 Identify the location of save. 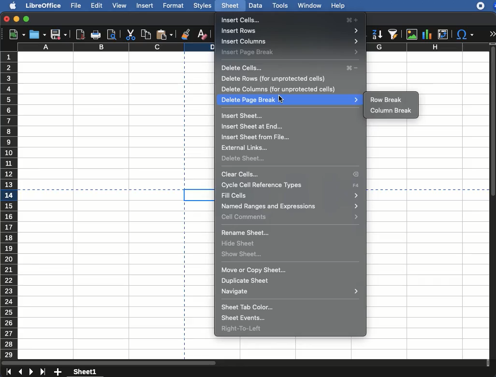
(59, 34).